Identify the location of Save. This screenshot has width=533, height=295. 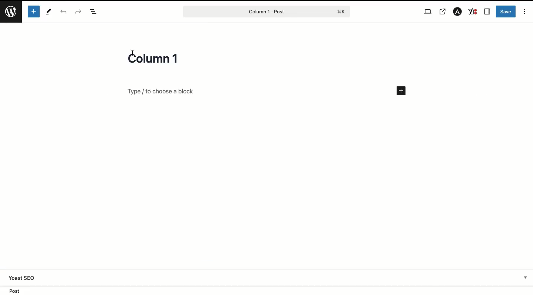
(506, 11).